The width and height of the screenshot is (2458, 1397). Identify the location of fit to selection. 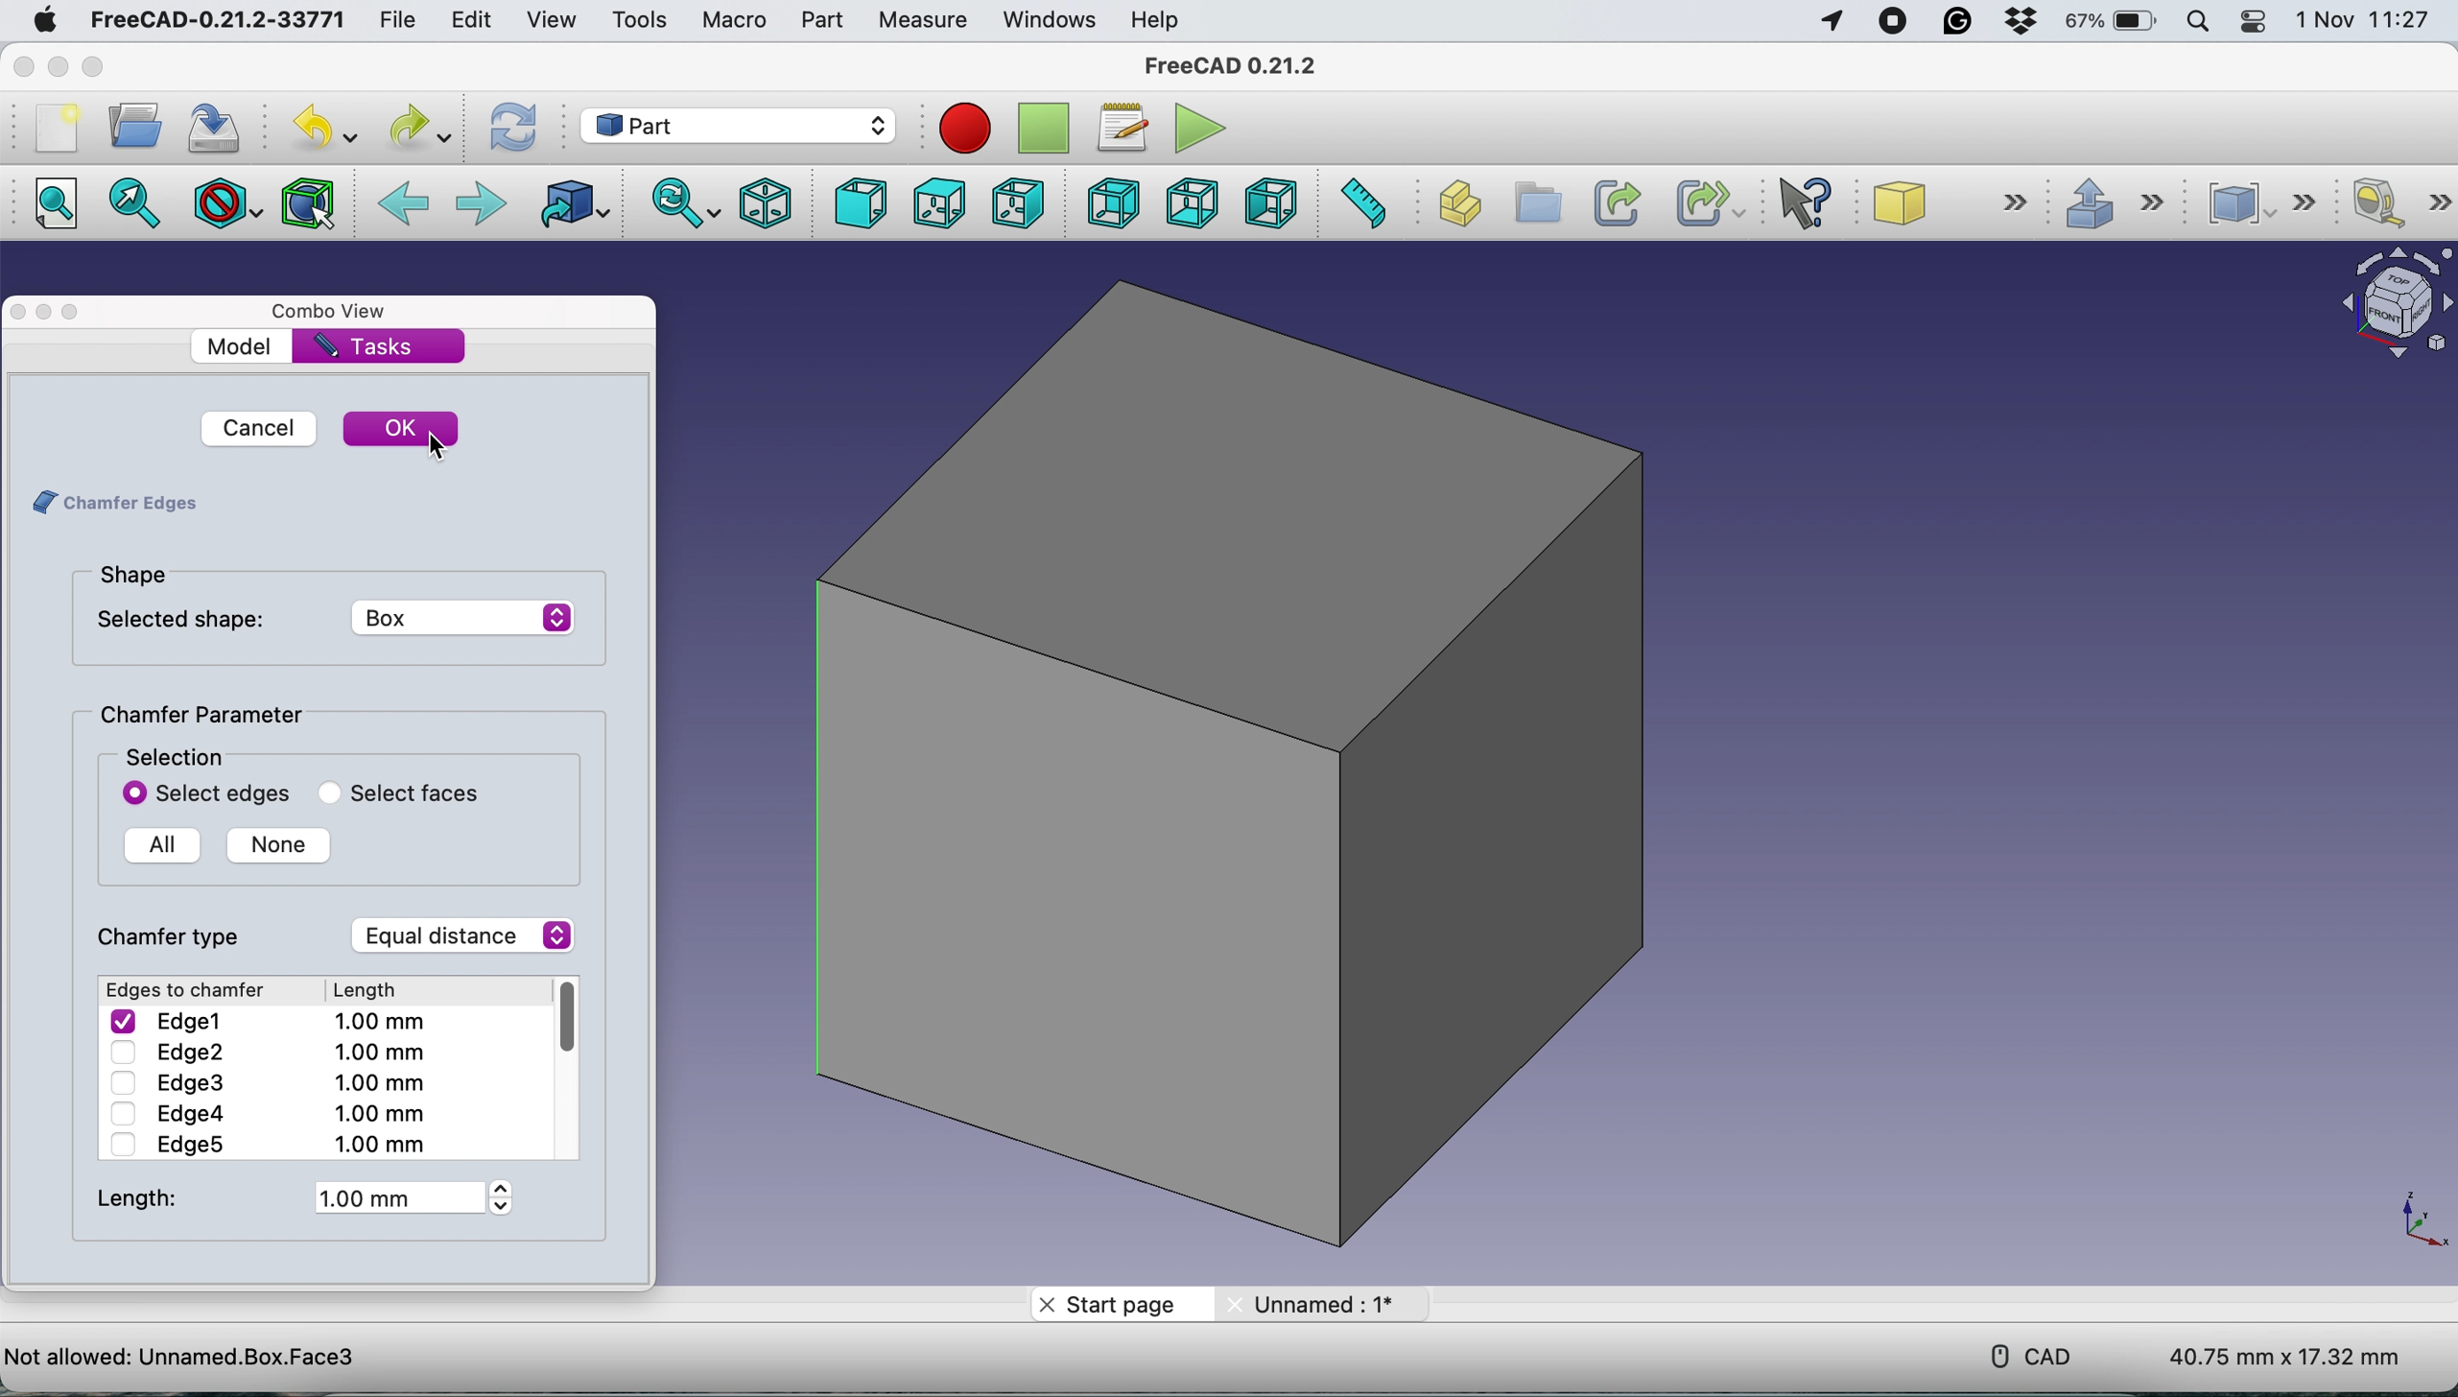
(134, 201).